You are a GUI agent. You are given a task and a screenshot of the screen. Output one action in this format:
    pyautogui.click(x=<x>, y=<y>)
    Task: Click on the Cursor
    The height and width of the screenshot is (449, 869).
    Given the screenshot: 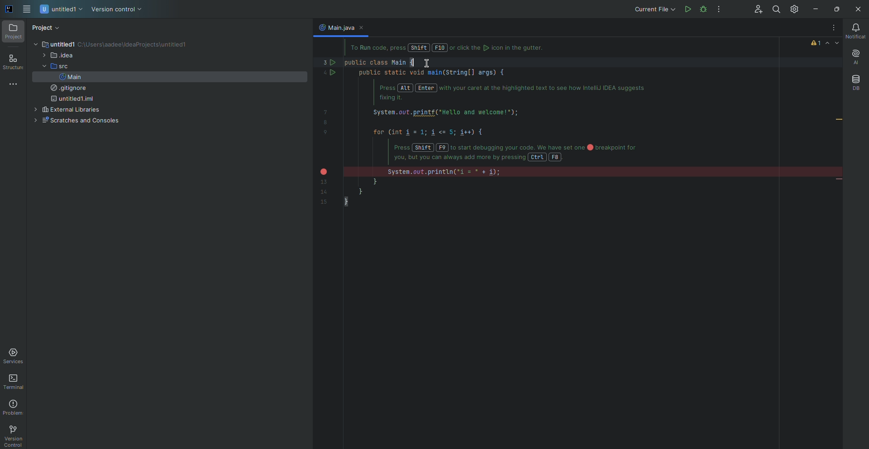 What is the action you would take?
    pyautogui.click(x=428, y=63)
    